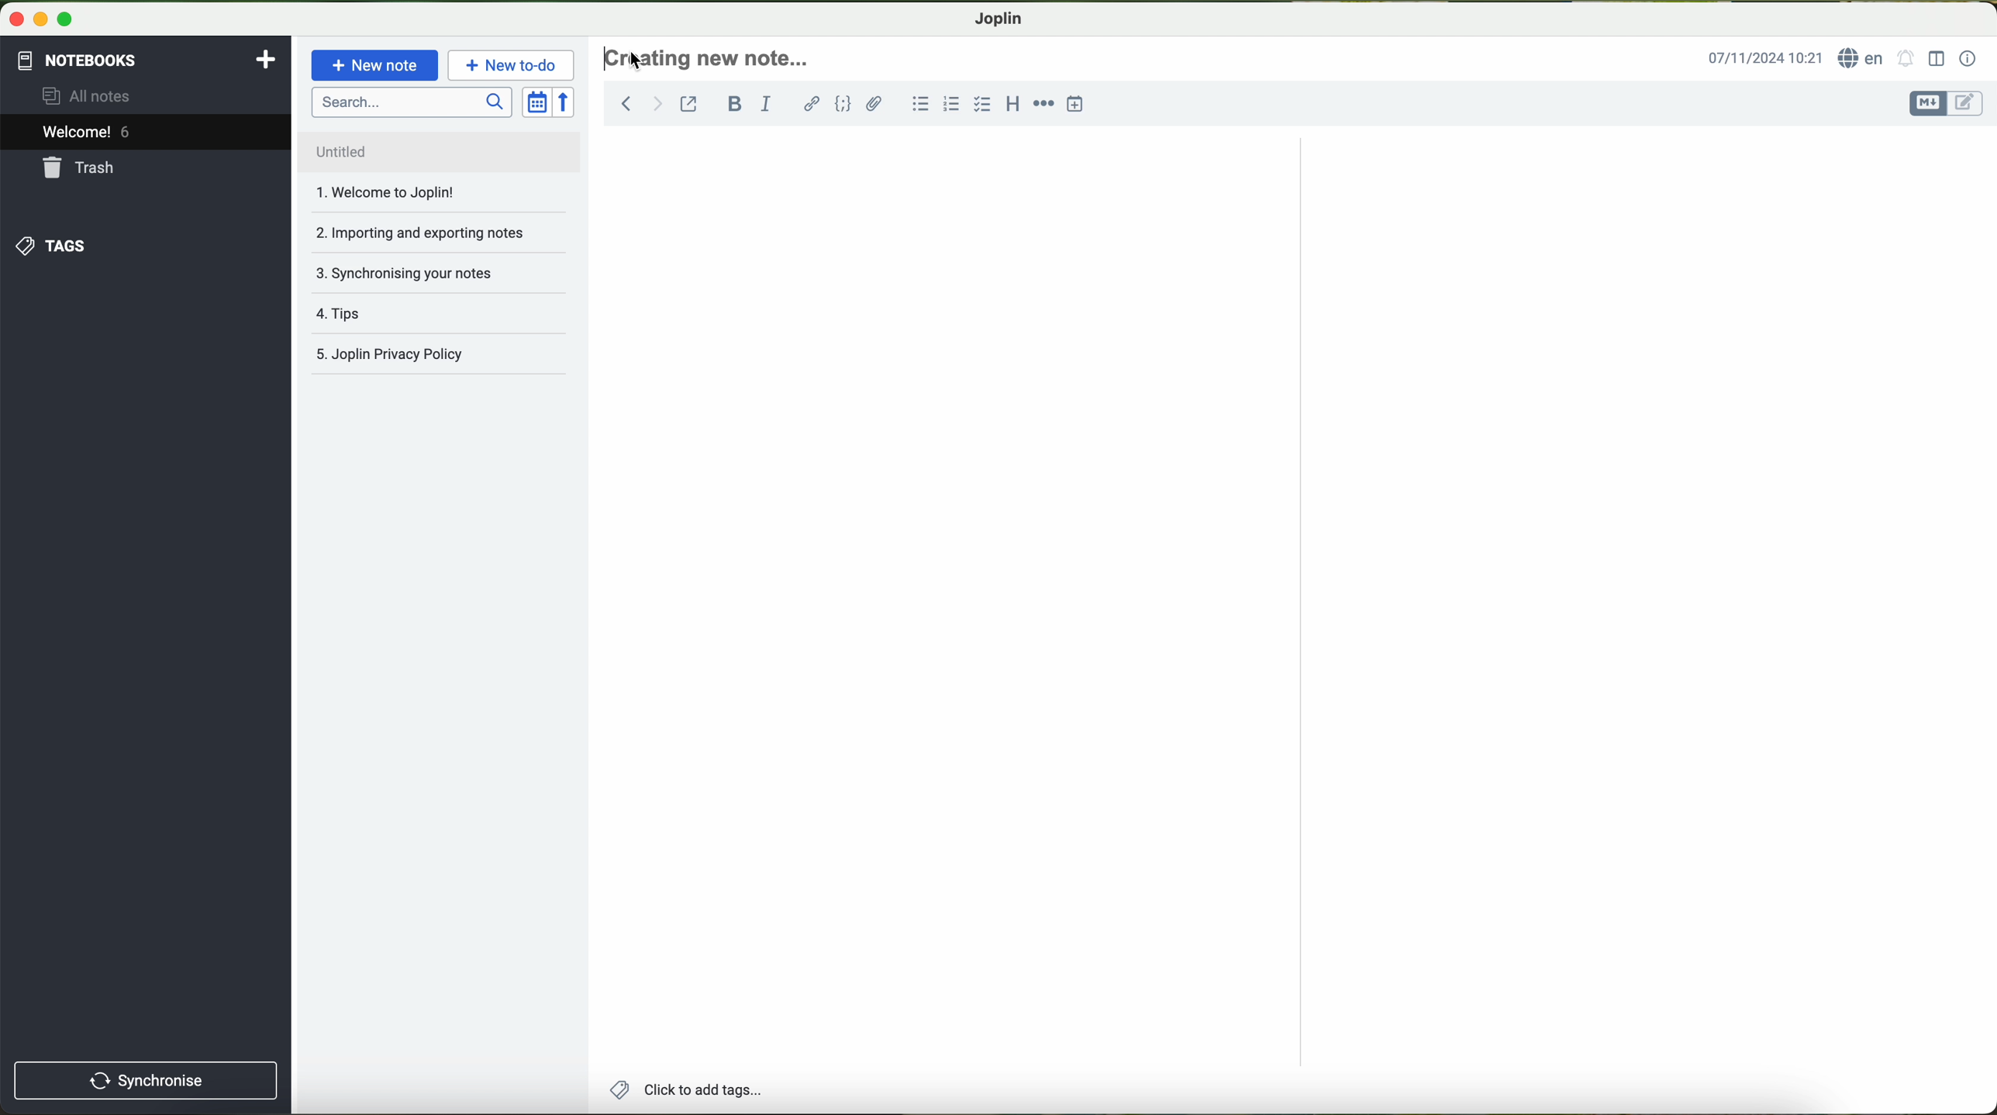 The width and height of the screenshot is (1997, 1115). Describe the element at coordinates (954, 102) in the screenshot. I see `numbered list` at that location.